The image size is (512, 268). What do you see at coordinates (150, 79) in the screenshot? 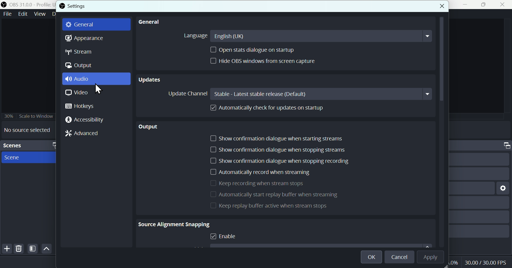
I see `Updates` at bounding box center [150, 79].